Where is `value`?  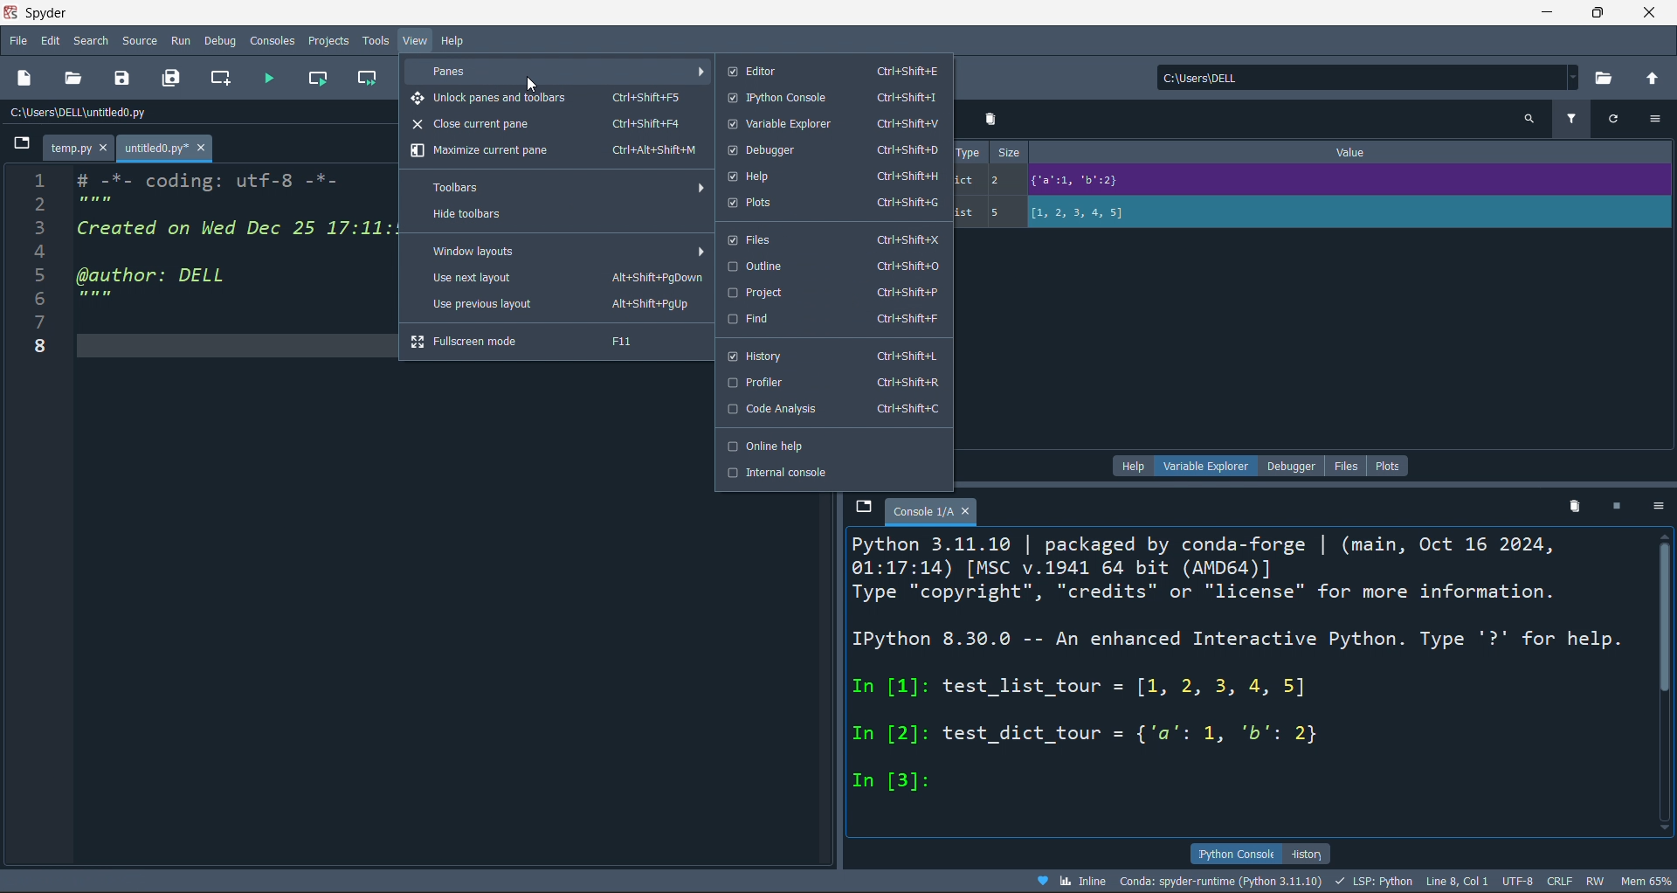 value is located at coordinates (1353, 150).